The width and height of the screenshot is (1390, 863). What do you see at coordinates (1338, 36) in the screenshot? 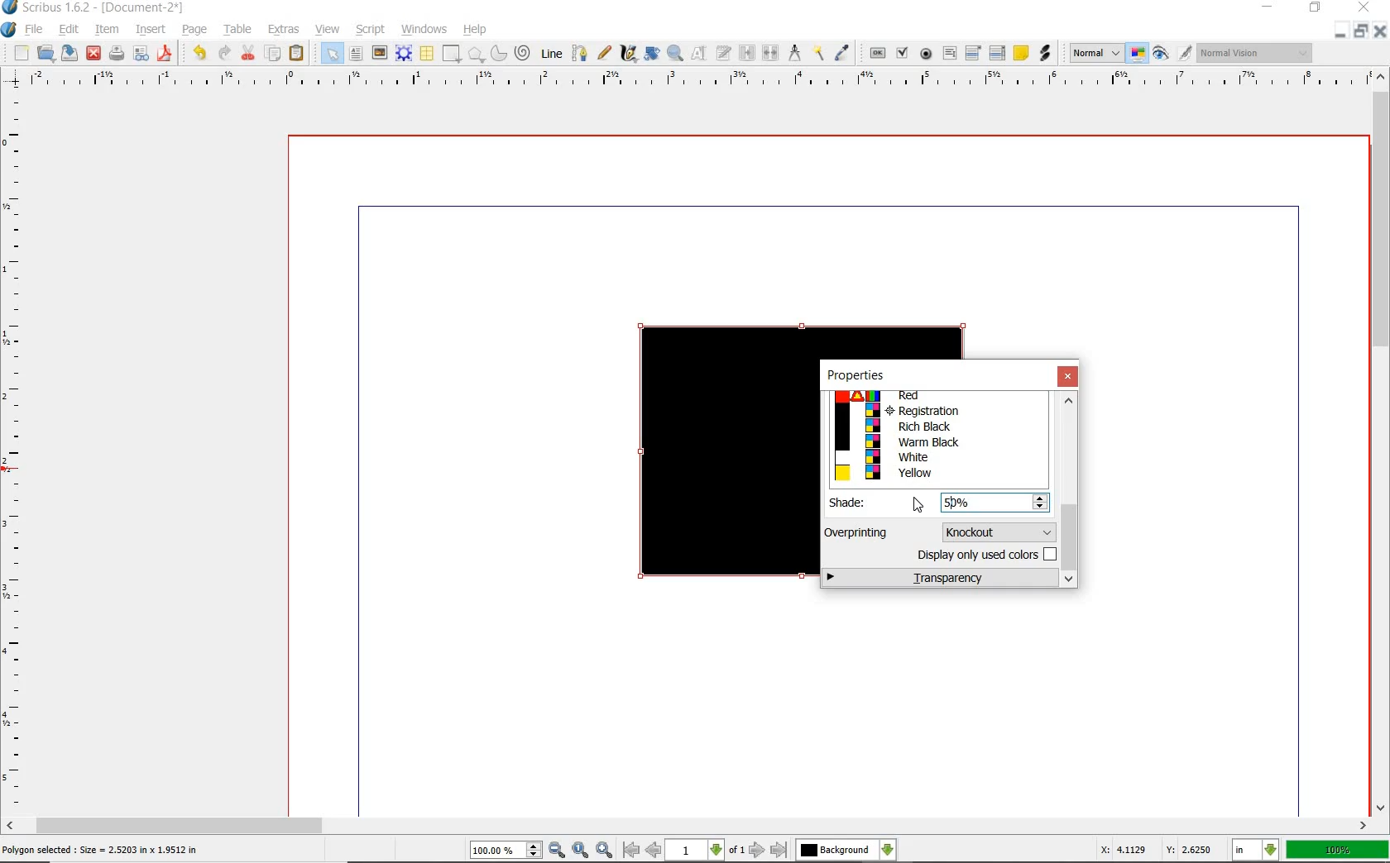
I see `MINIMIZE` at bounding box center [1338, 36].